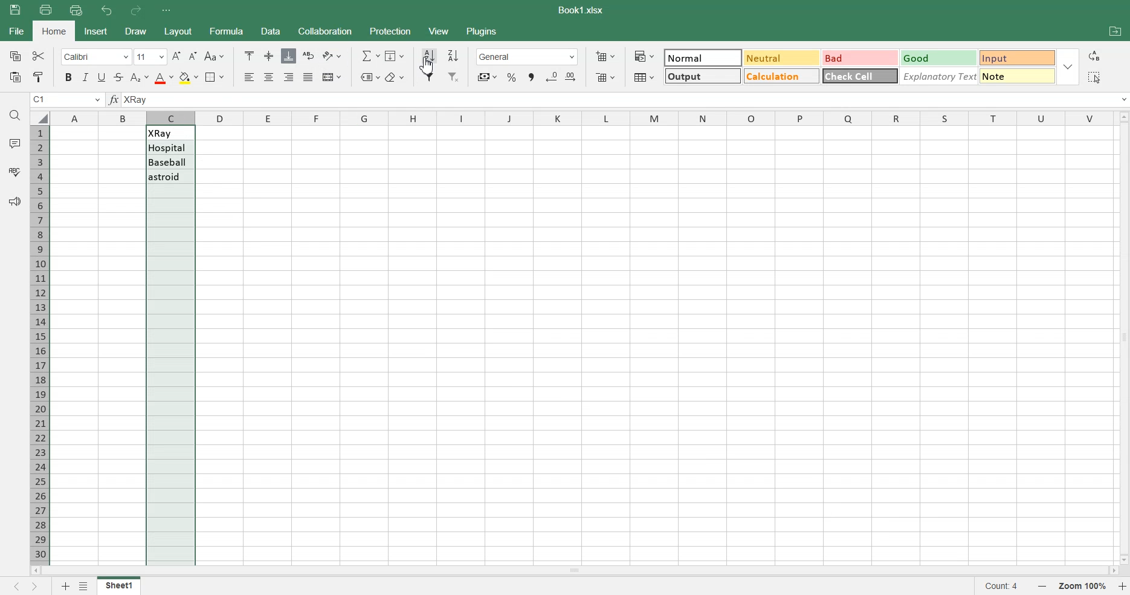 This screenshot has width=1130, height=595. I want to click on zoom out, so click(1045, 587).